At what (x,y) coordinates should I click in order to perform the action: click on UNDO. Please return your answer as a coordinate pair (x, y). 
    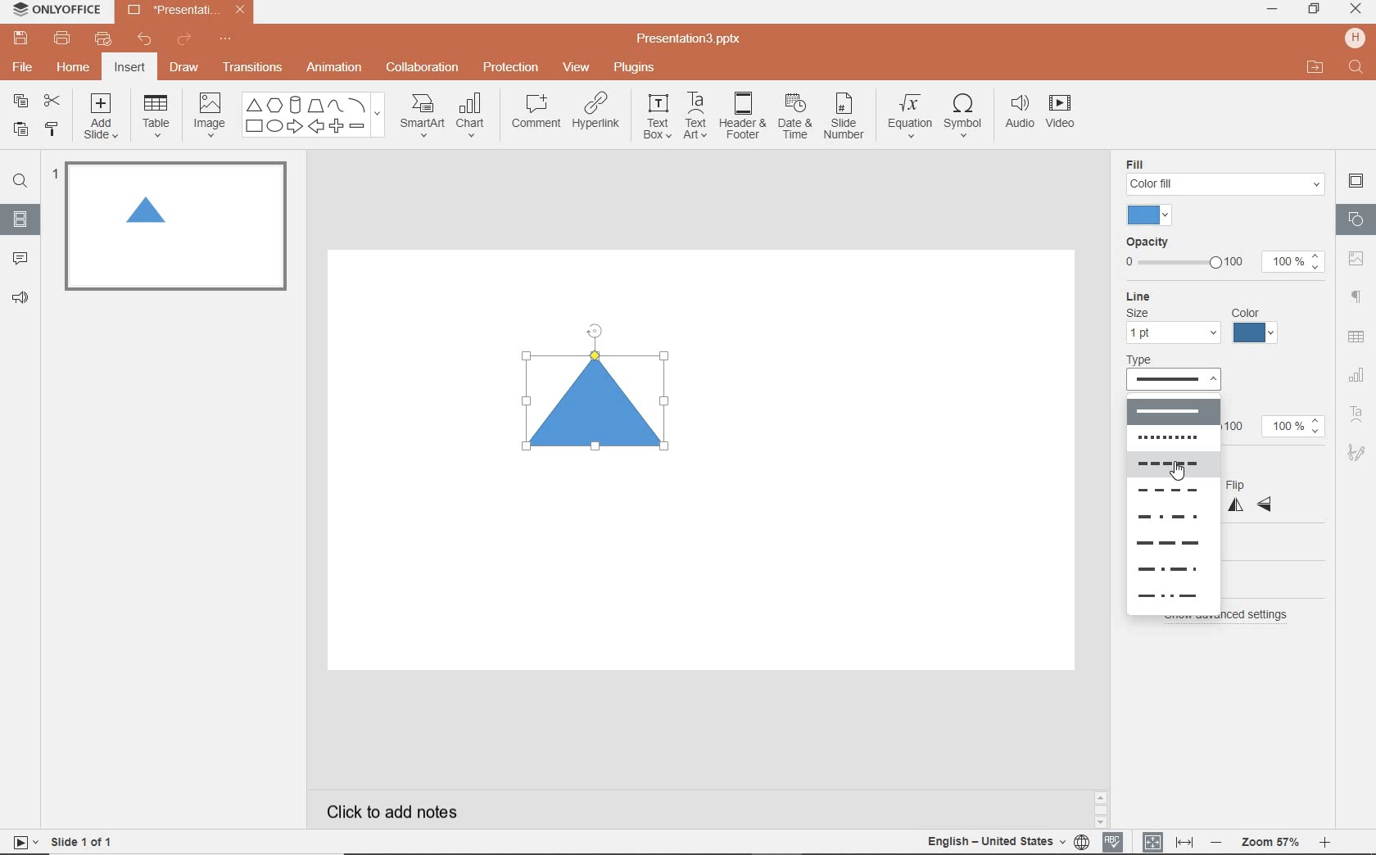
    Looking at the image, I should click on (146, 40).